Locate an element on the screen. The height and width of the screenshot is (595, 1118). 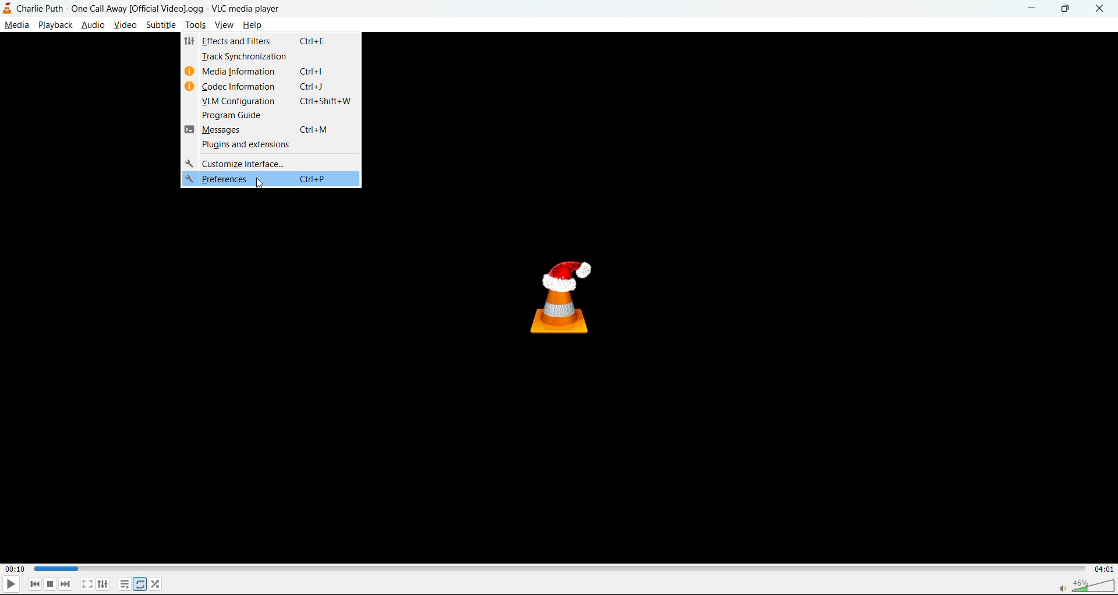
Charlie Puth - One Call Away [Official Video].ogg - VLC media player is located at coordinates (146, 8).